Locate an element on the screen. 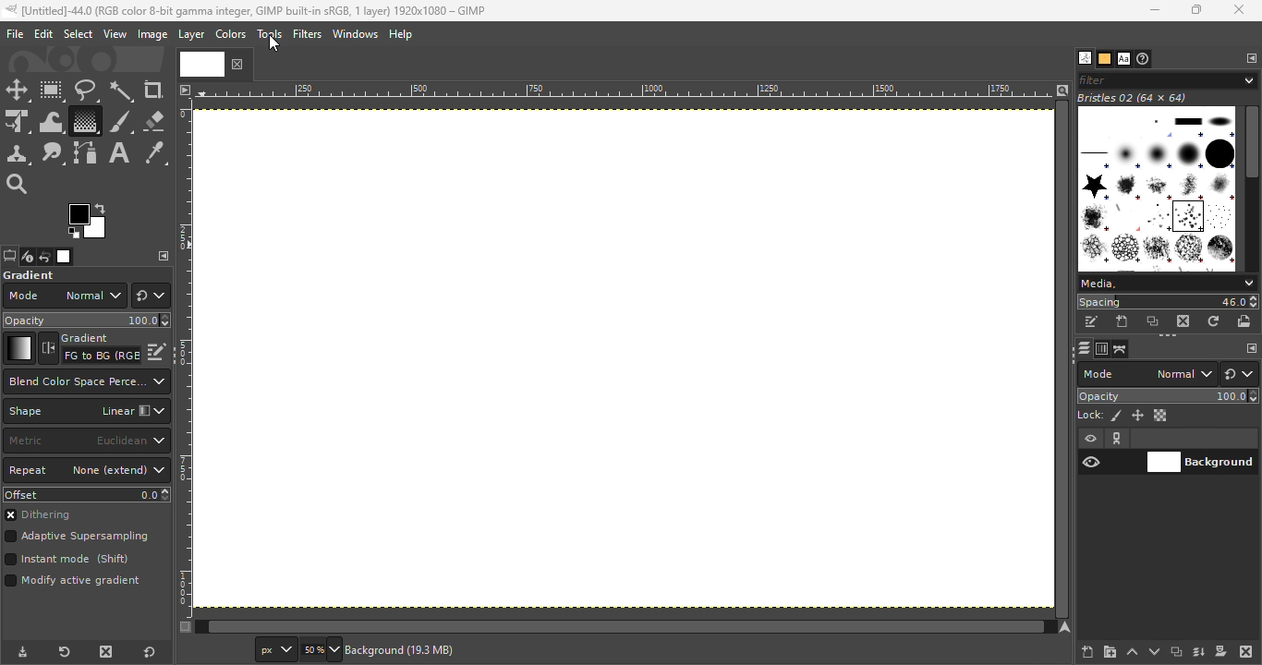  Save tool preset is located at coordinates (20, 653).